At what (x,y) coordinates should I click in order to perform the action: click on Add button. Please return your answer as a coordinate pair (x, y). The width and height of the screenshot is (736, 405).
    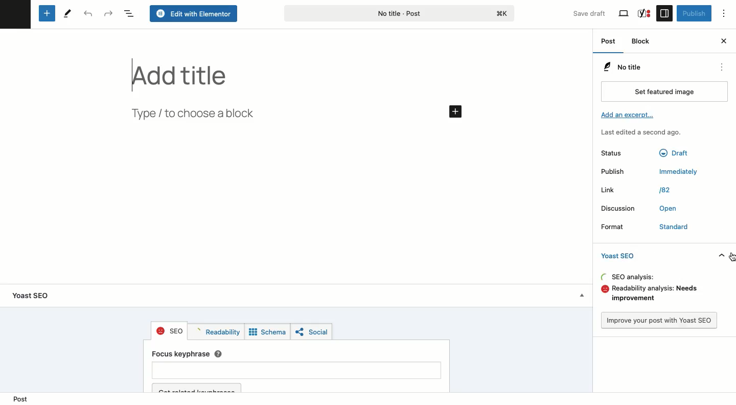
    Looking at the image, I should click on (455, 111).